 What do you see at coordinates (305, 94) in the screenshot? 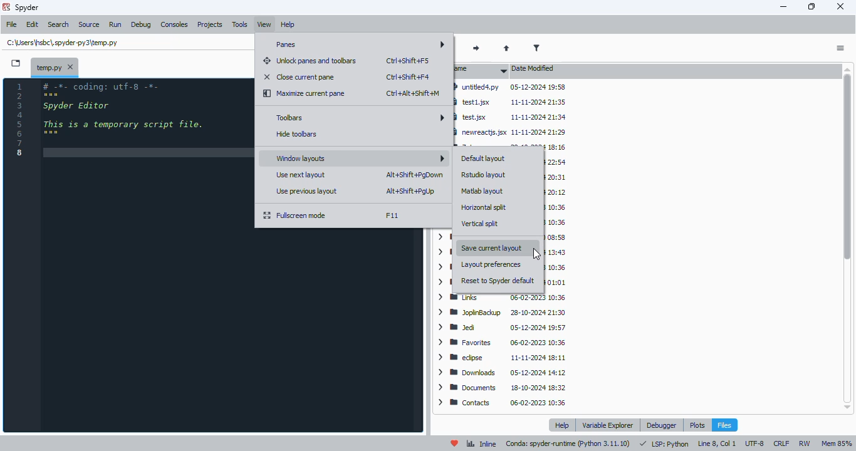
I see `maximize current pane` at bounding box center [305, 94].